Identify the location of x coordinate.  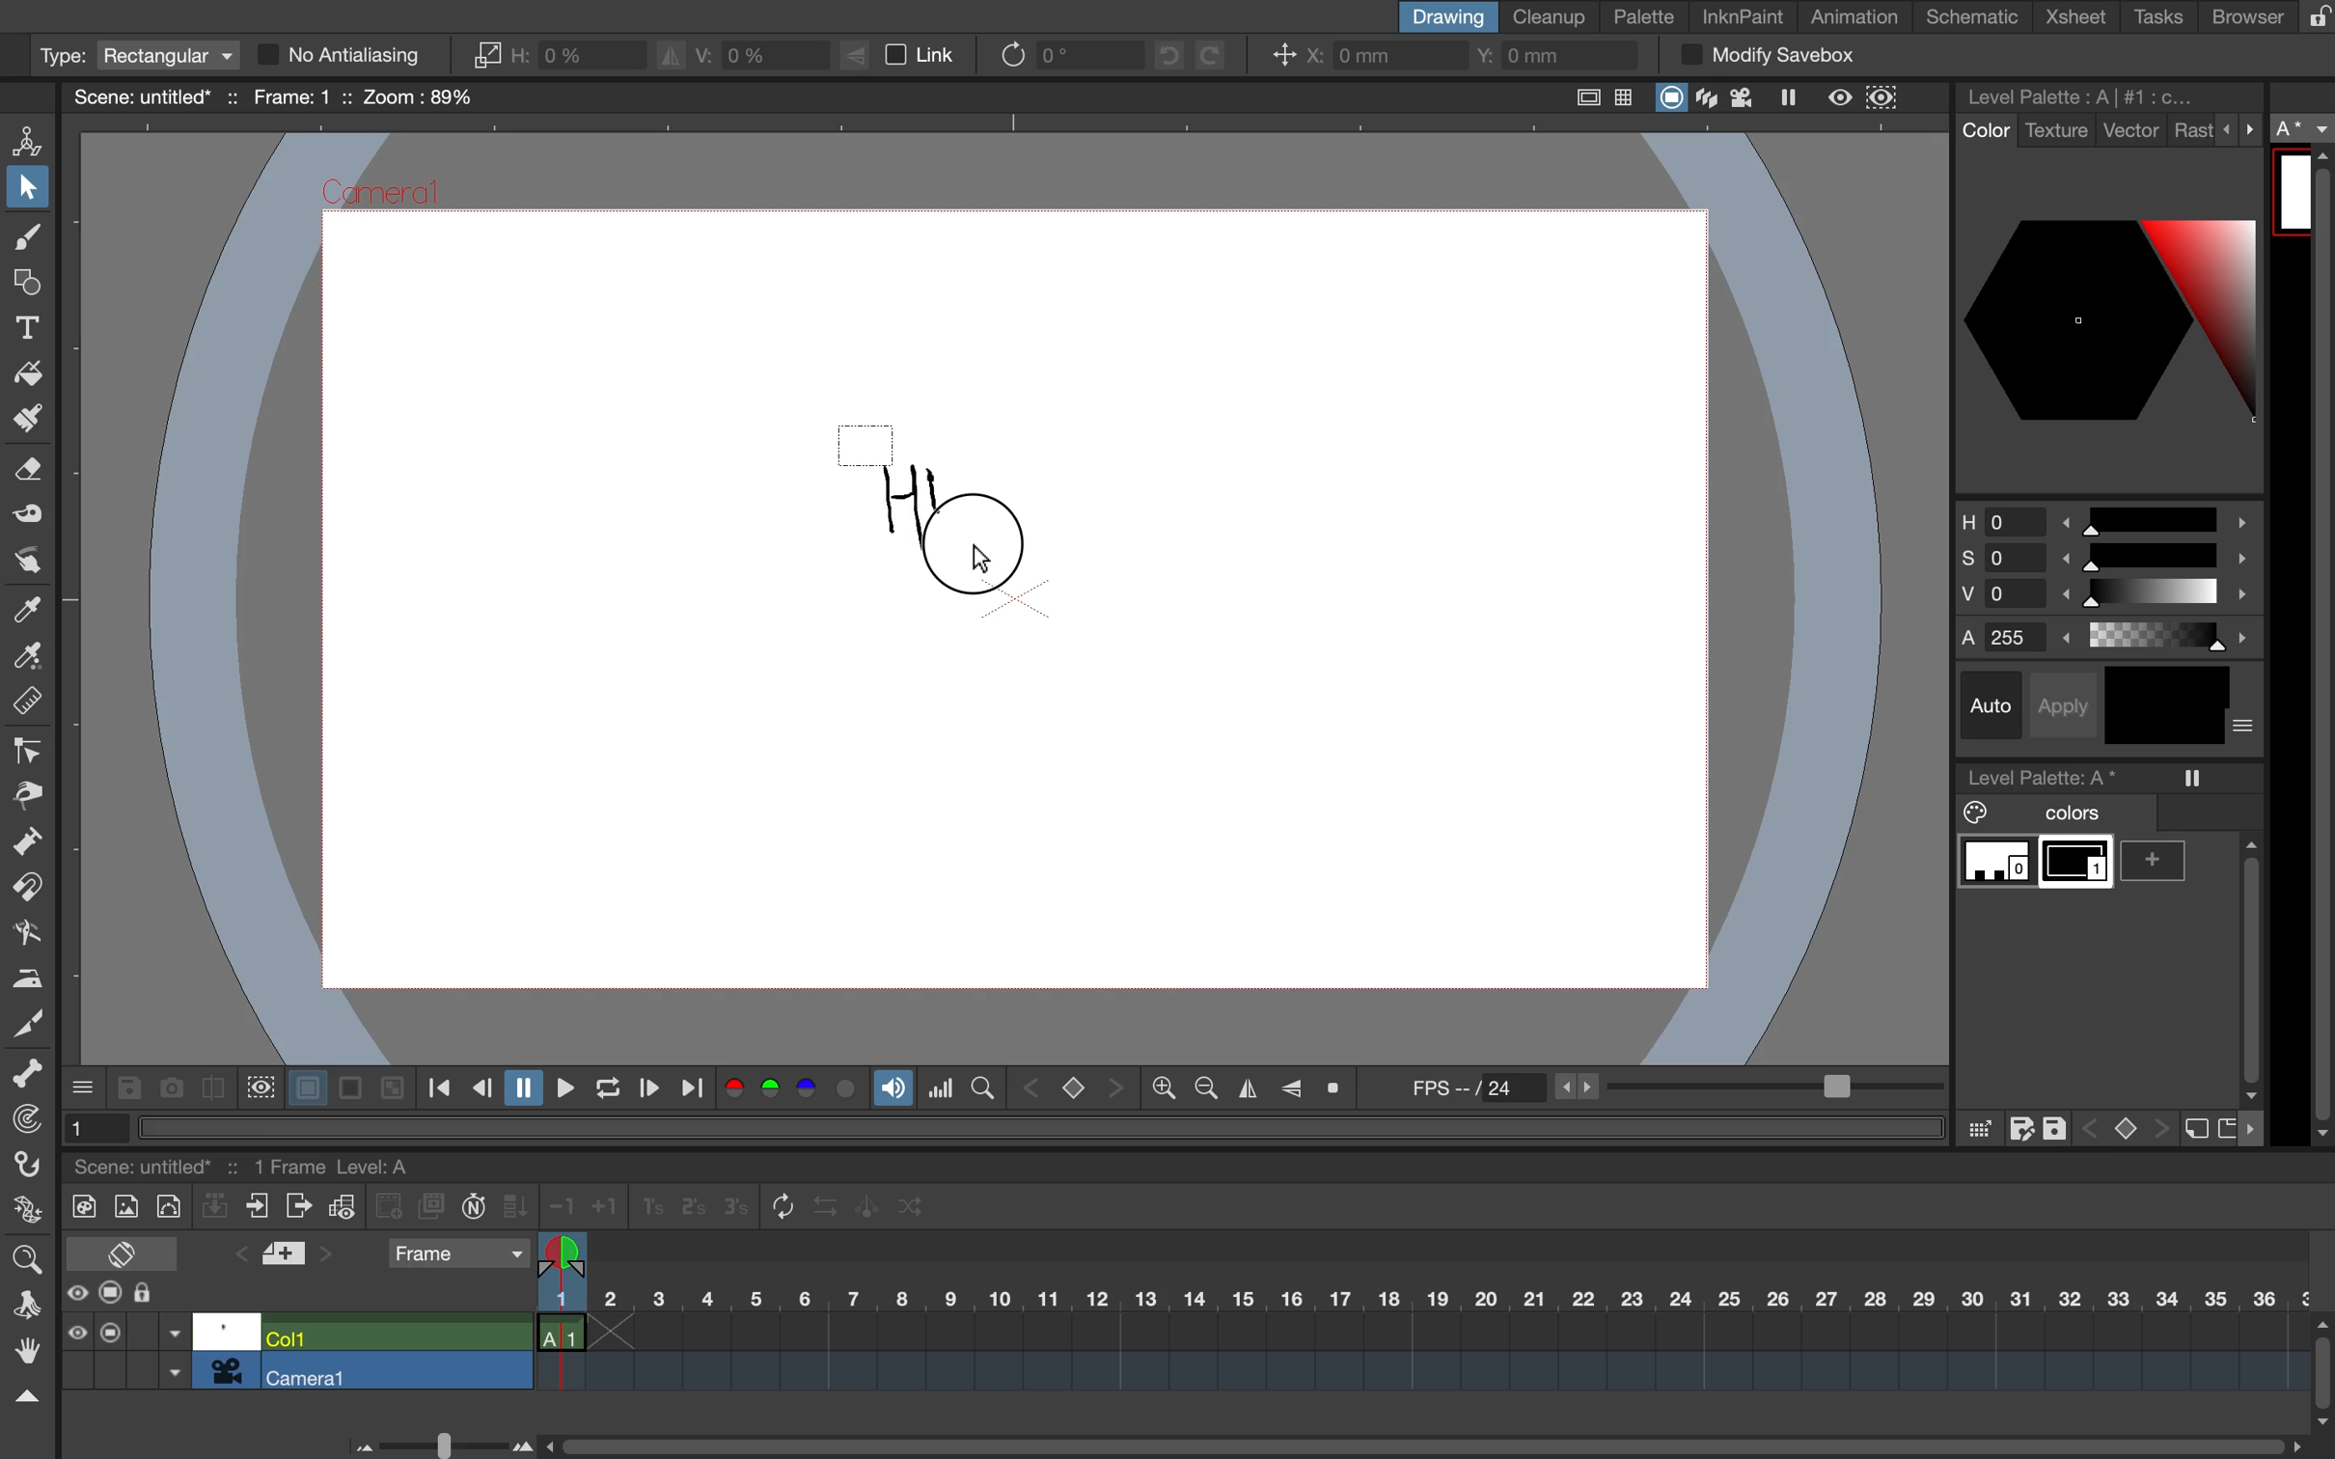
(1360, 58).